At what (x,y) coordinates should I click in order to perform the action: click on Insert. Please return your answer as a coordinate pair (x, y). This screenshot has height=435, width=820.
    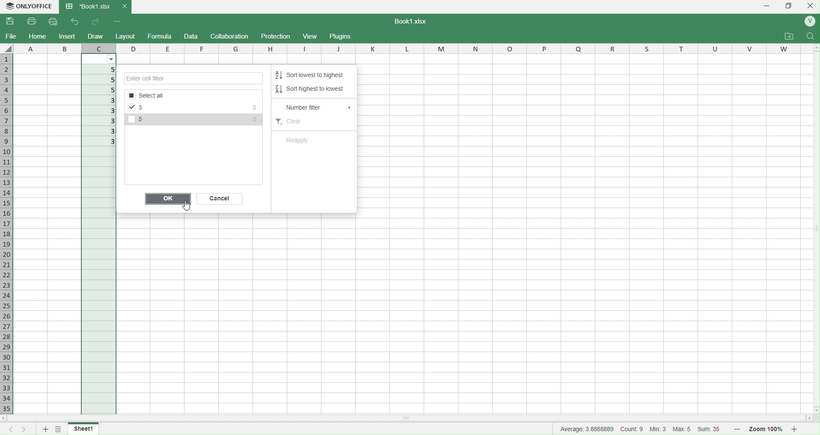
    Looking at the image, I should click on (68, 36).